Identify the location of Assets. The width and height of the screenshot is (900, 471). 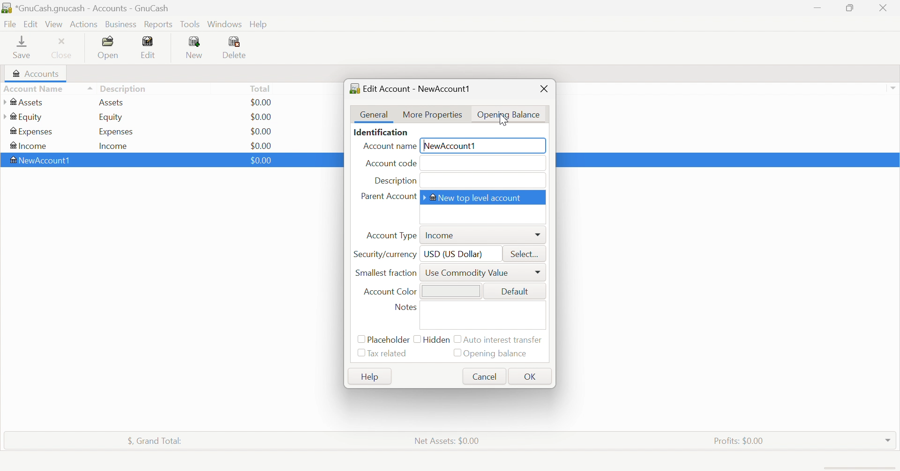
(25, 102).